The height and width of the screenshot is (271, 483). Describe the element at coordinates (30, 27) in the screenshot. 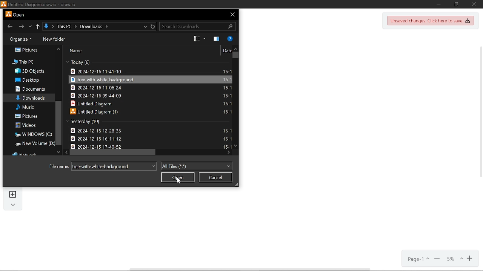

I see `Last LOcatin` at that location.